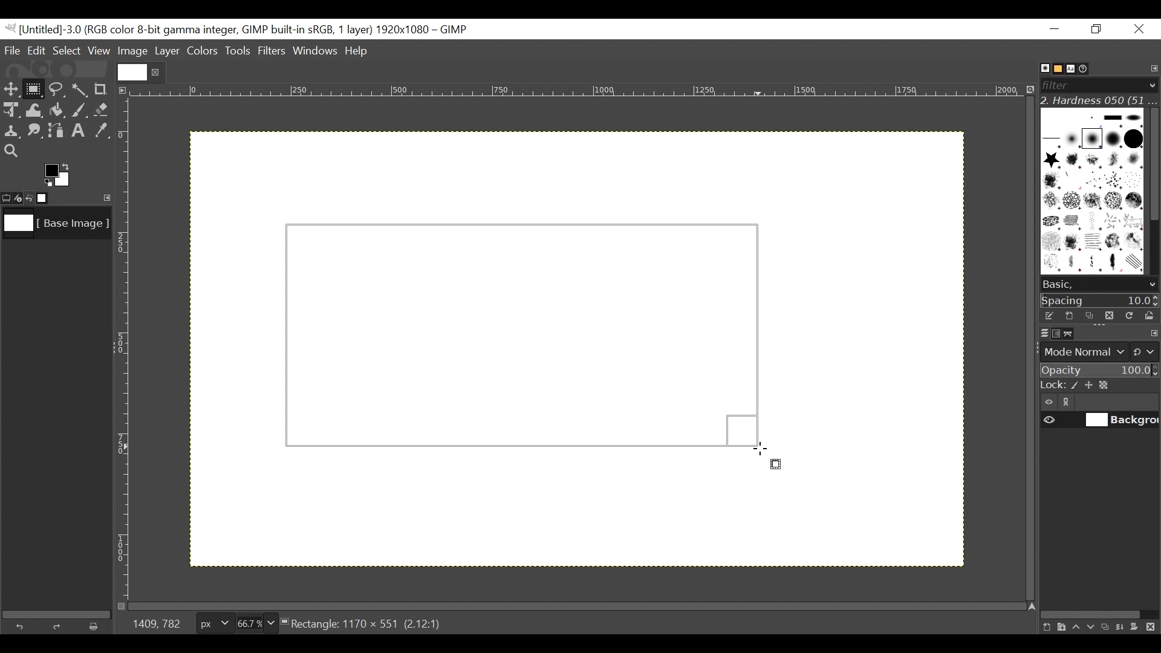 Image resolution: width=1161 pixels, height=653 pixels. I want to click on Open, so click(1146, 316).